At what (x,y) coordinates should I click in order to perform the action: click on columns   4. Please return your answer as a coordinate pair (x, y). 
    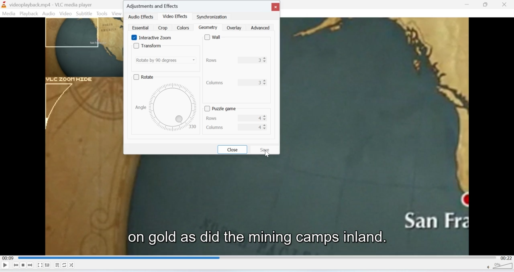
    Looking at the image, I should click on (234, 128).